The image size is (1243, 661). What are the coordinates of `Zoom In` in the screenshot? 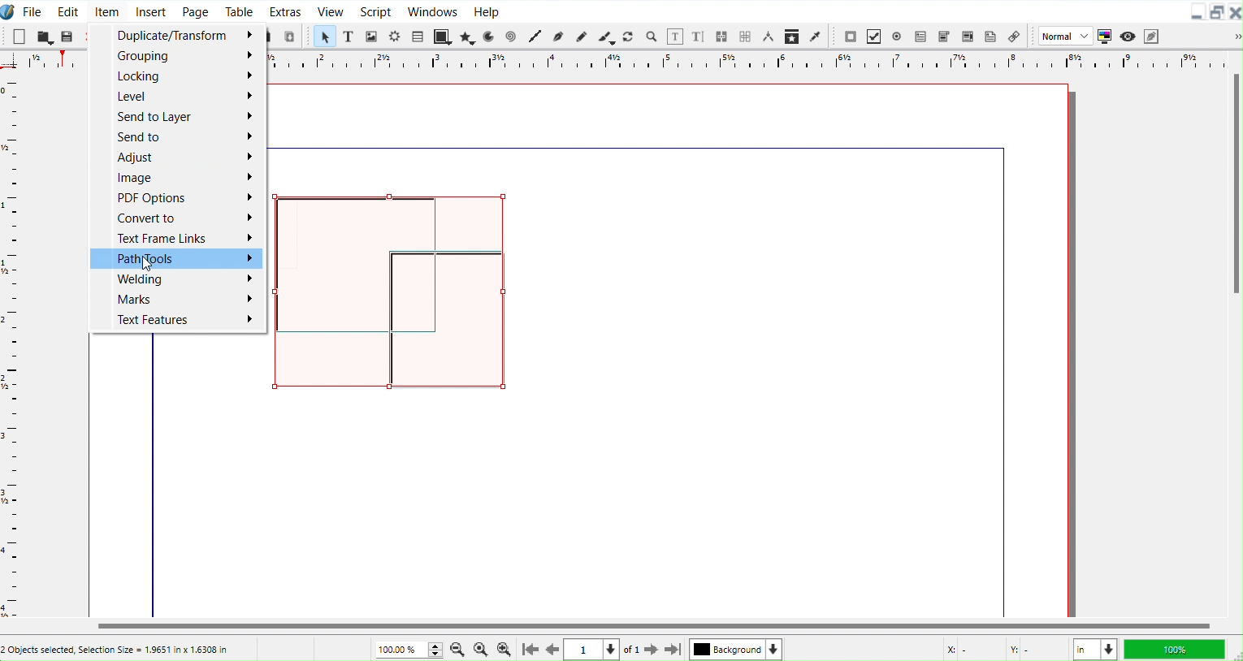 It's located at (505, 650).